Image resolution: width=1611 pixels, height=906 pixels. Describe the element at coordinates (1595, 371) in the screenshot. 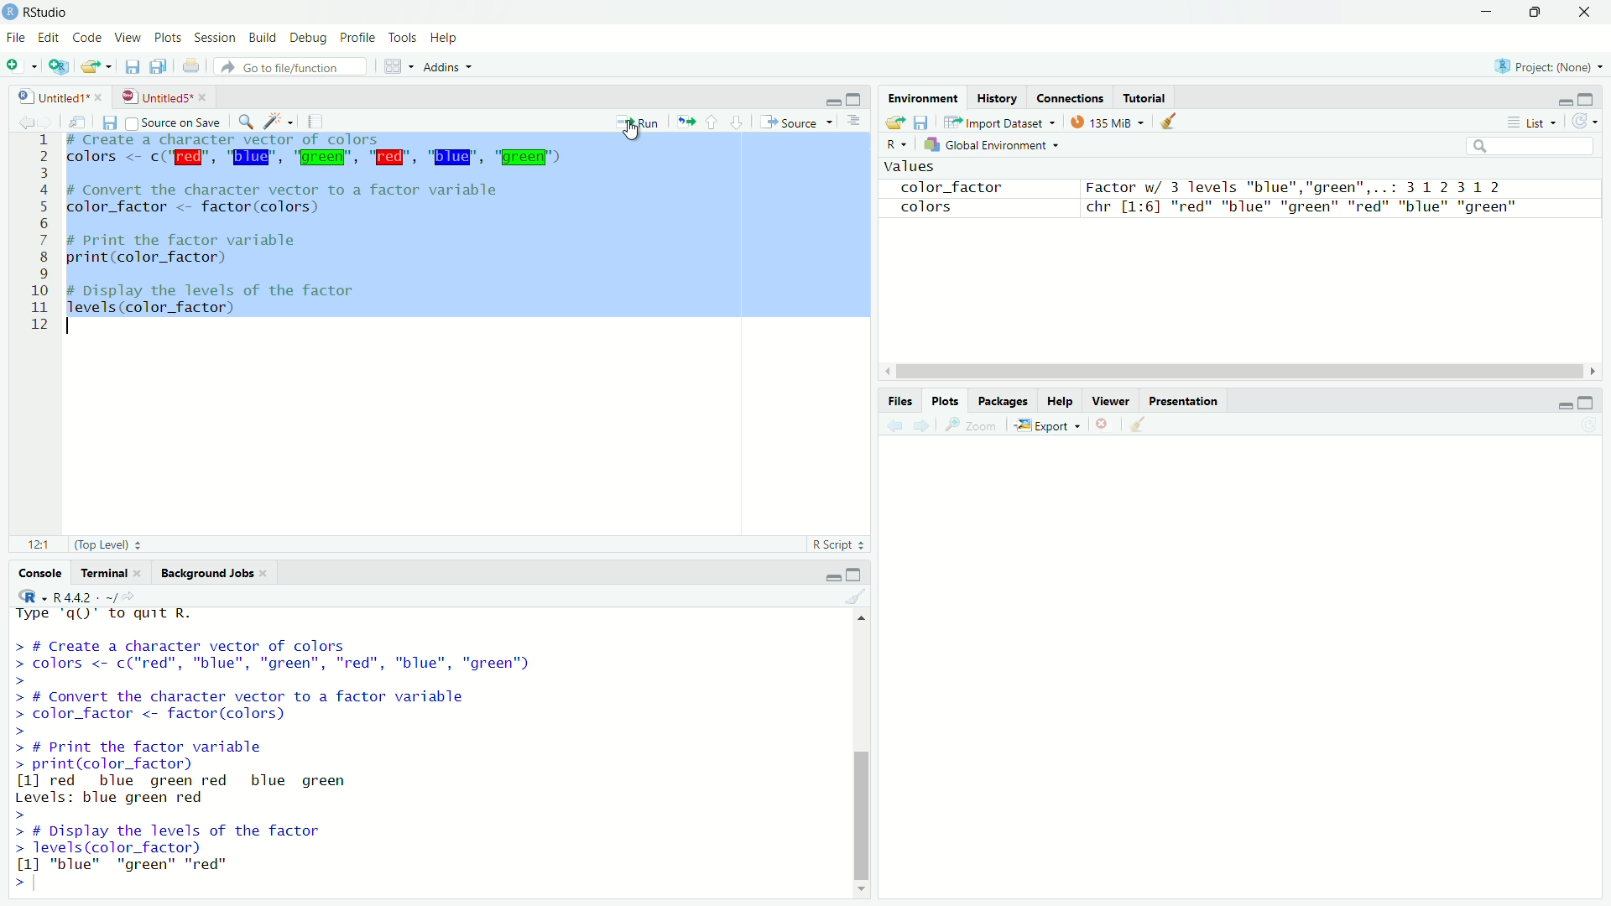

I see `move right` at that location.